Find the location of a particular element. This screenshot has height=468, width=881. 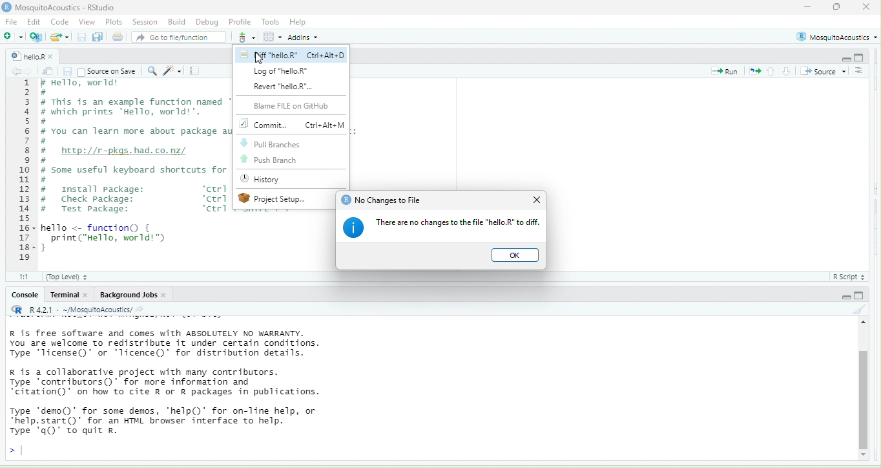

r studio logo is located at coordinates (344, 200).